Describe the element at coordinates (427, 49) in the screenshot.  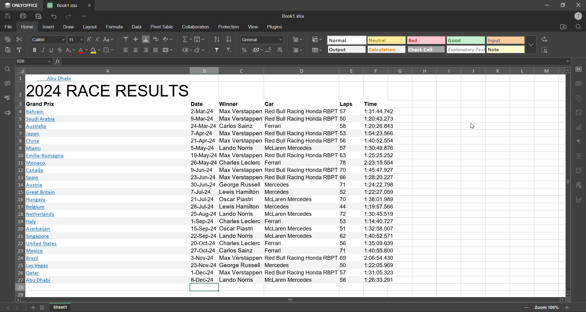
I see `check cell` at that location.